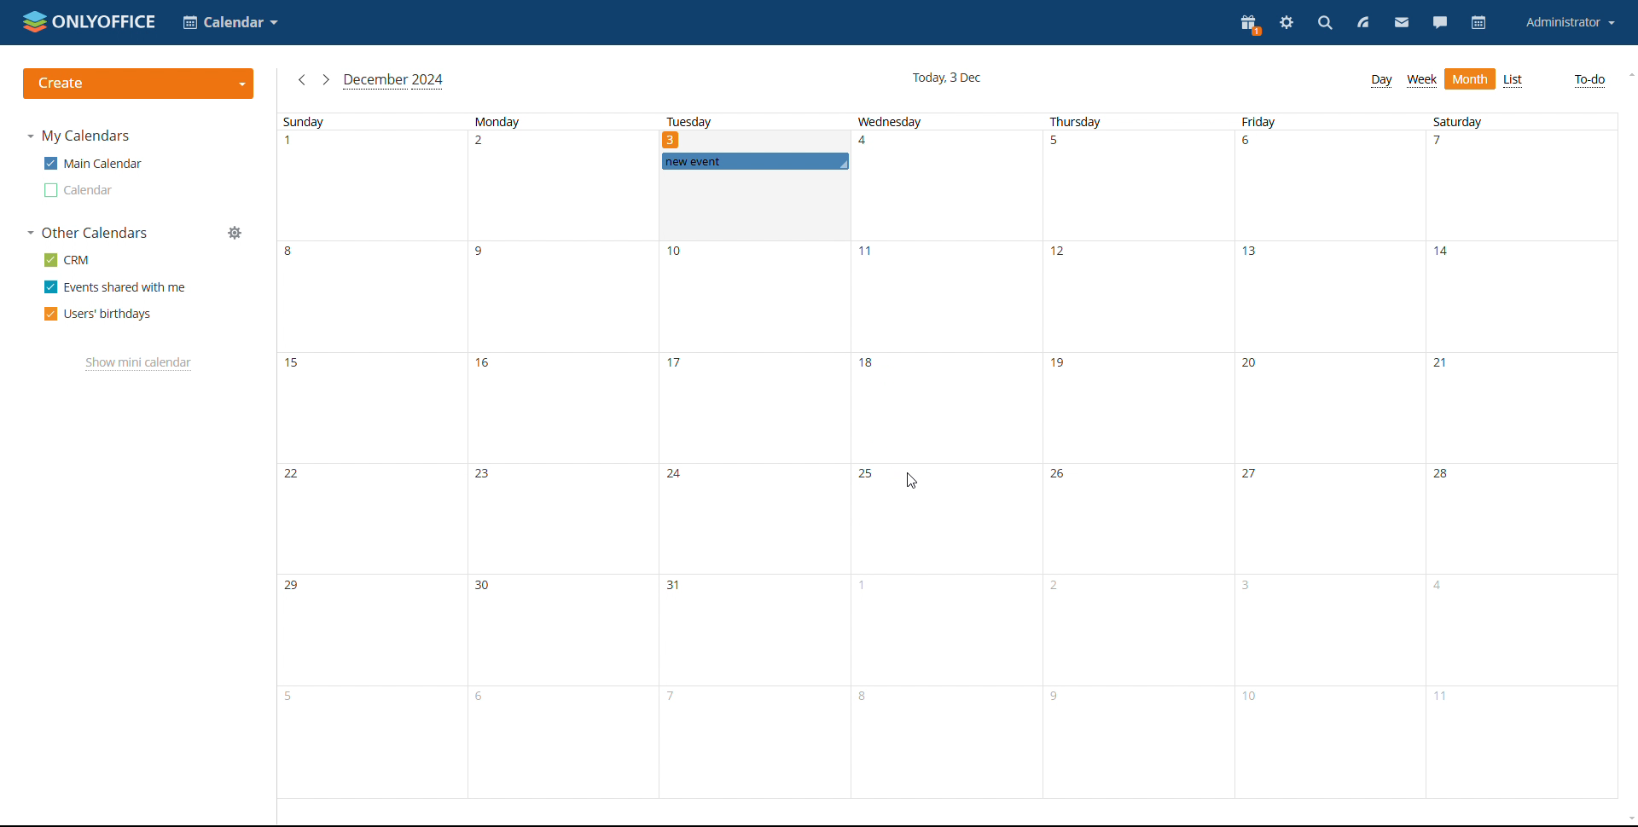  What do you see at coordinates (1288, 24) in the screenshot?
I see `settings` at bounding box center [1288, 24].